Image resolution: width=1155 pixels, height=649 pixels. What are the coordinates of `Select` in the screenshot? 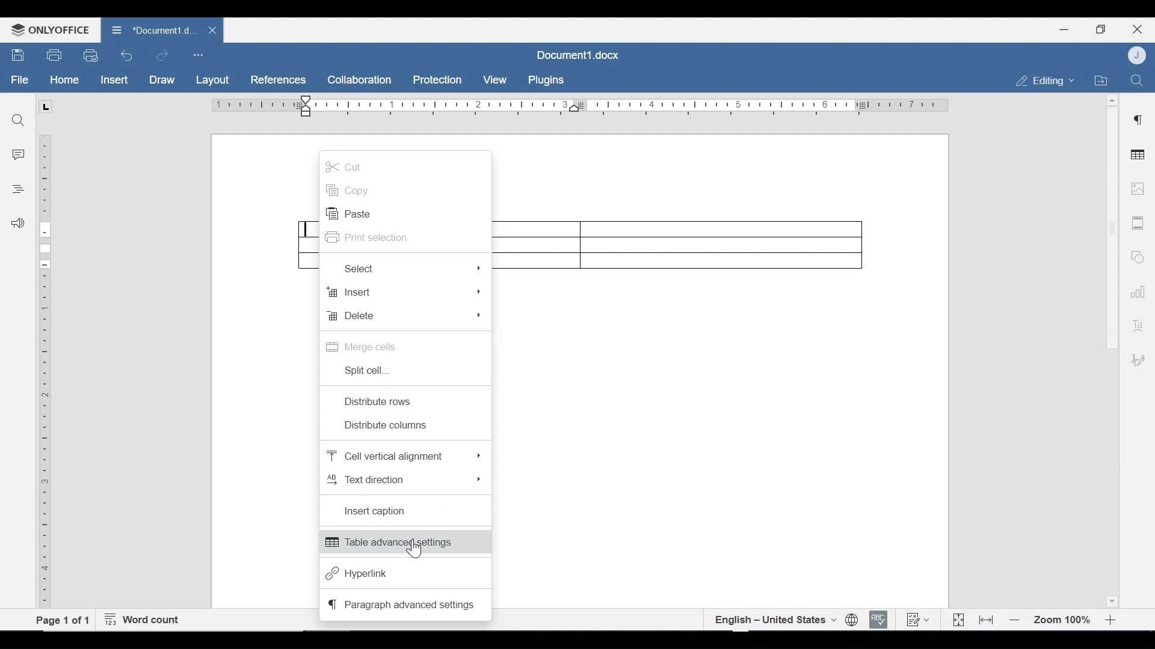 It's located at (411, 268).